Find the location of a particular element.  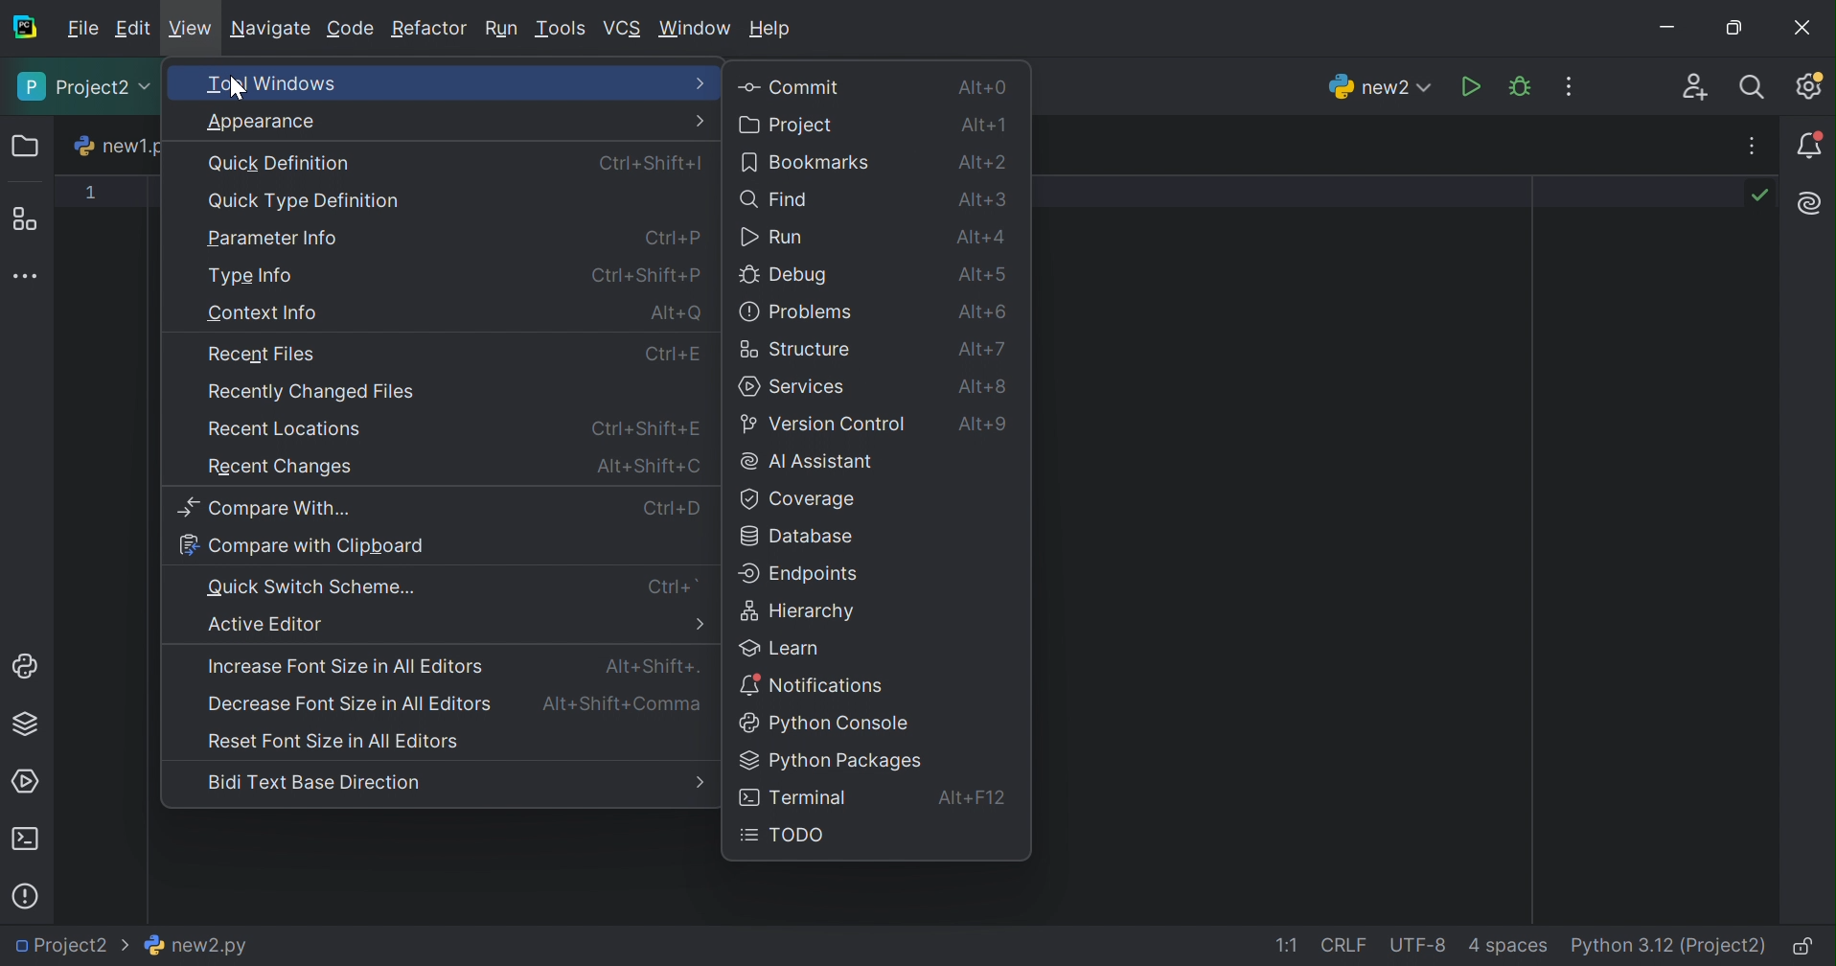

Alt+9 is located at coordinates (988, 427).